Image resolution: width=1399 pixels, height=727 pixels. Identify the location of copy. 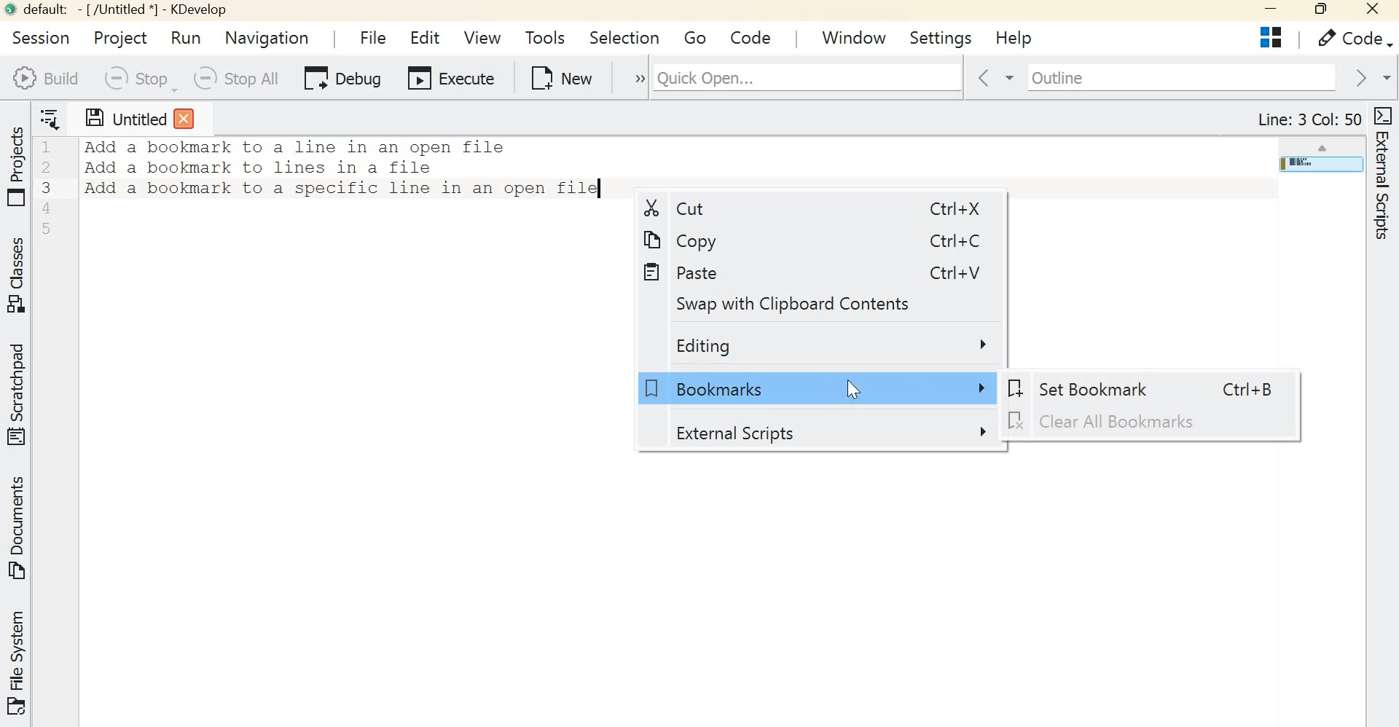
(688, 238).